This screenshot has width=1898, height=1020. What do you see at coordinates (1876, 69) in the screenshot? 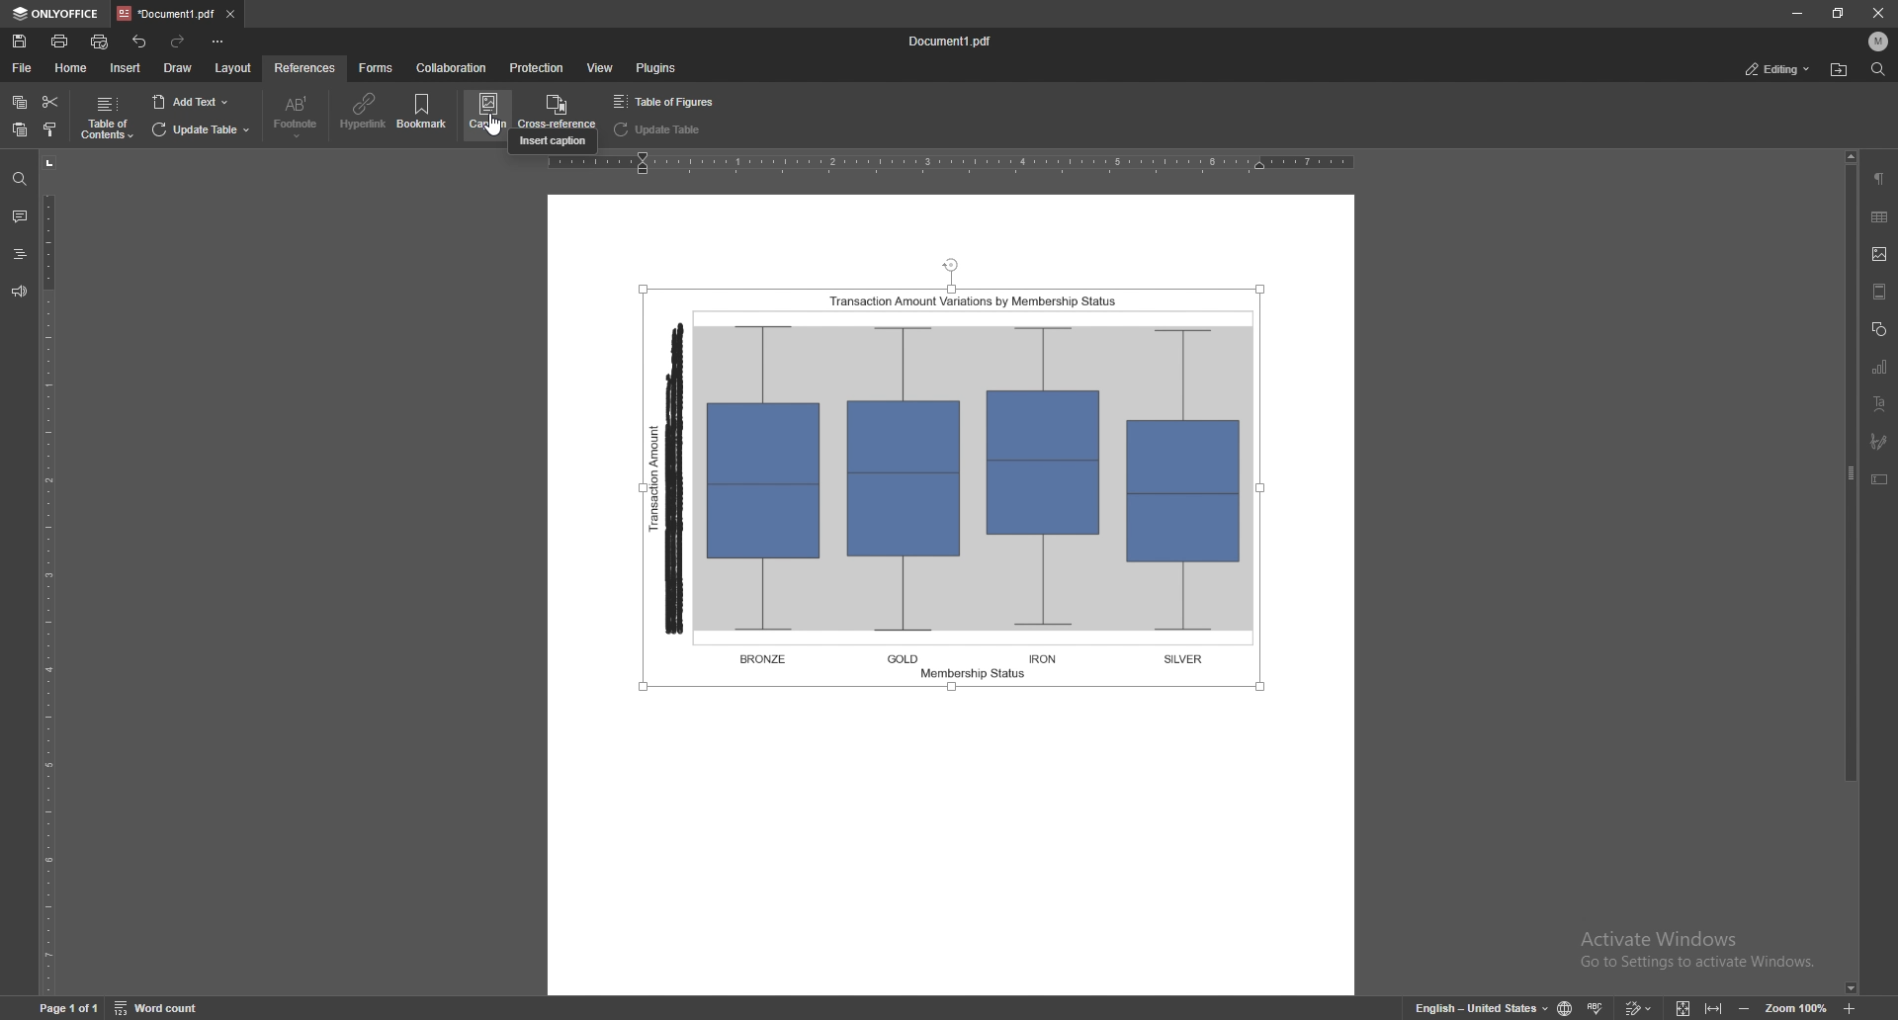
I see `find` at bounding box center [1876, 69].